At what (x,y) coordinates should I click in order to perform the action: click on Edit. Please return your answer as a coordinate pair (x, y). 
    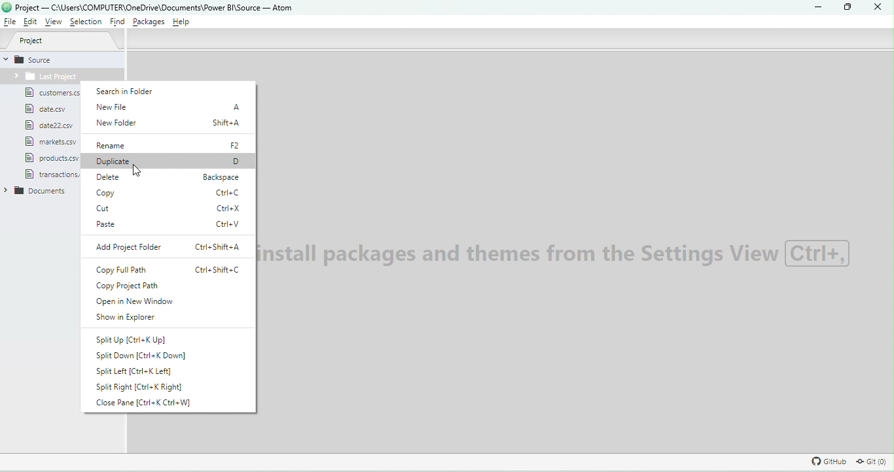
    Looking at the image, I should click on (30, 23).